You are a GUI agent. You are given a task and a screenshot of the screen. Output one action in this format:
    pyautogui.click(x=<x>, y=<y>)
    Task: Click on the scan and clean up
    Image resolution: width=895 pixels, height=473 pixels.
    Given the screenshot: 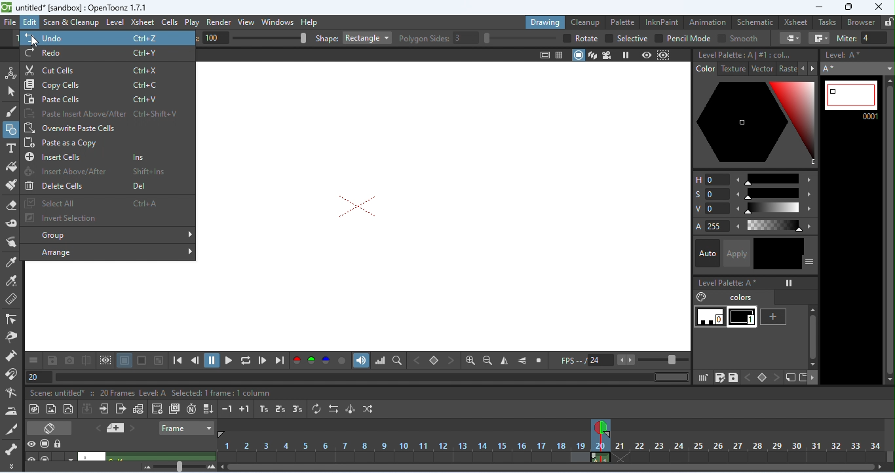 What is the action you would take?
    pyautogui.click(x=70, y=23)
    